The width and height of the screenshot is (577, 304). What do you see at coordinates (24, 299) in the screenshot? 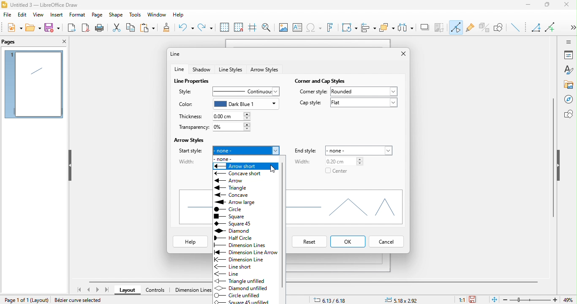
I see `page 1 of 1 (Layout)` at bounding box center [24, 299].